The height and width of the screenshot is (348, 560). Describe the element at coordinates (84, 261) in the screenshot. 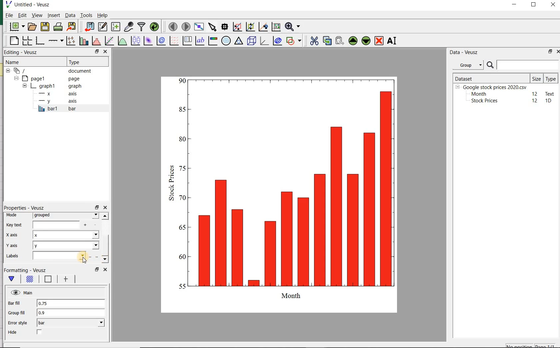

I see `cursor` at that location.